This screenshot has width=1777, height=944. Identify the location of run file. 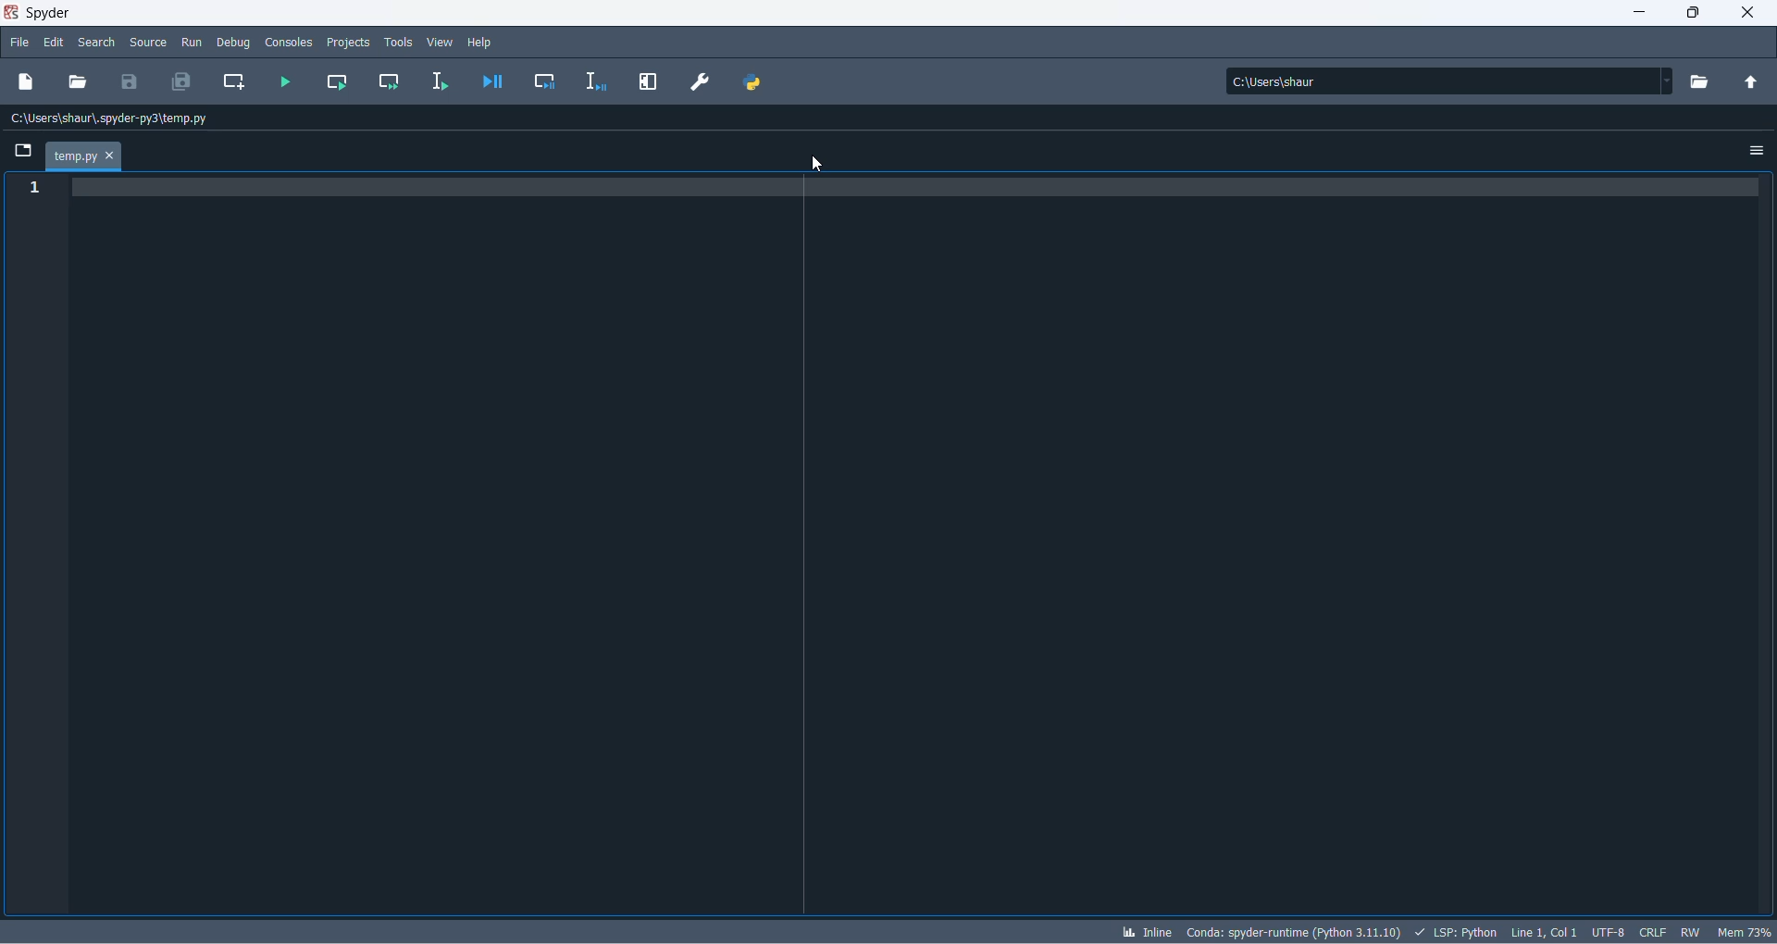
(280, 82).